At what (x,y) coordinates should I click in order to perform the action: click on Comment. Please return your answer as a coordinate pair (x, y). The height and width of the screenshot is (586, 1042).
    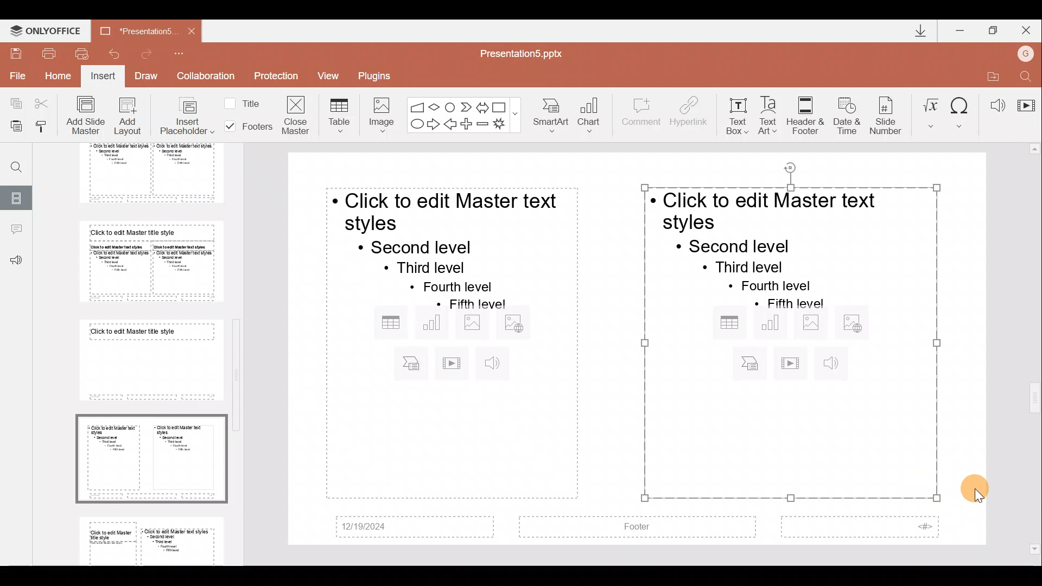
    Looking at the image, I should click on (641, 117).